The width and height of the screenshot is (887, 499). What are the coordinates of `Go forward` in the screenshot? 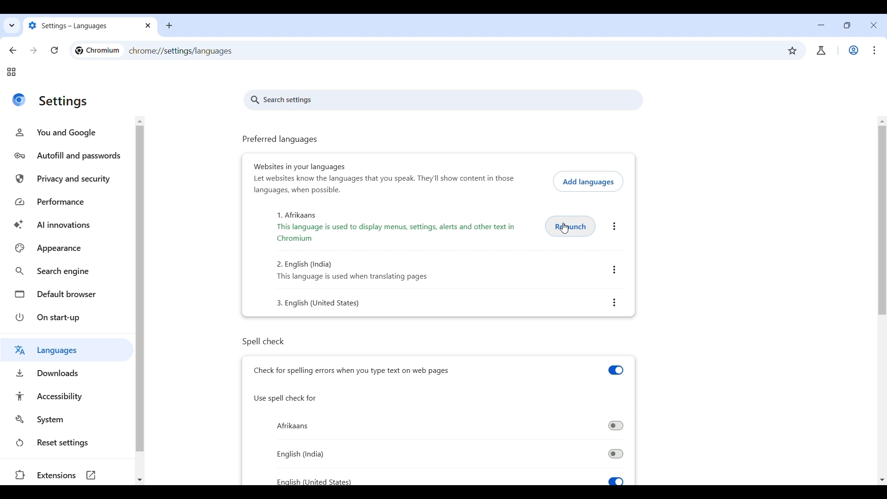 It's located at (33, 50).